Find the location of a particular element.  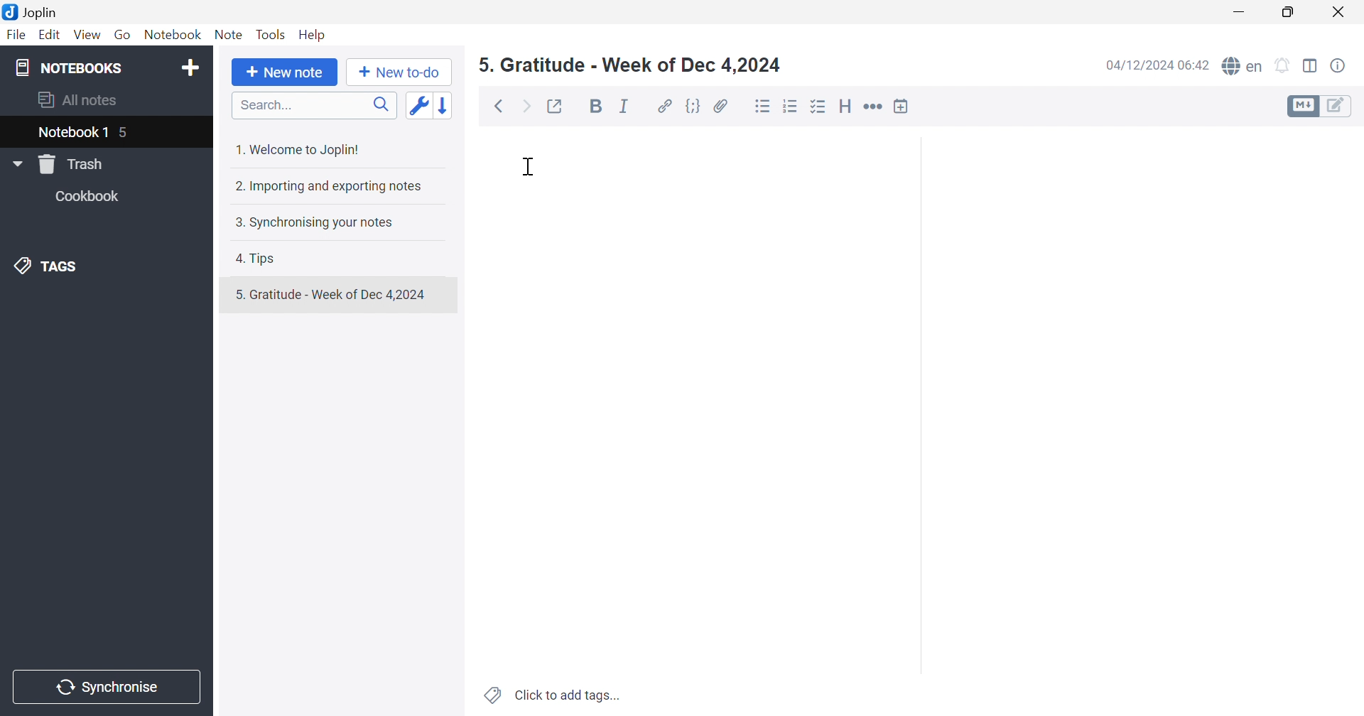

Attach file is located at coordinates (721, 105).